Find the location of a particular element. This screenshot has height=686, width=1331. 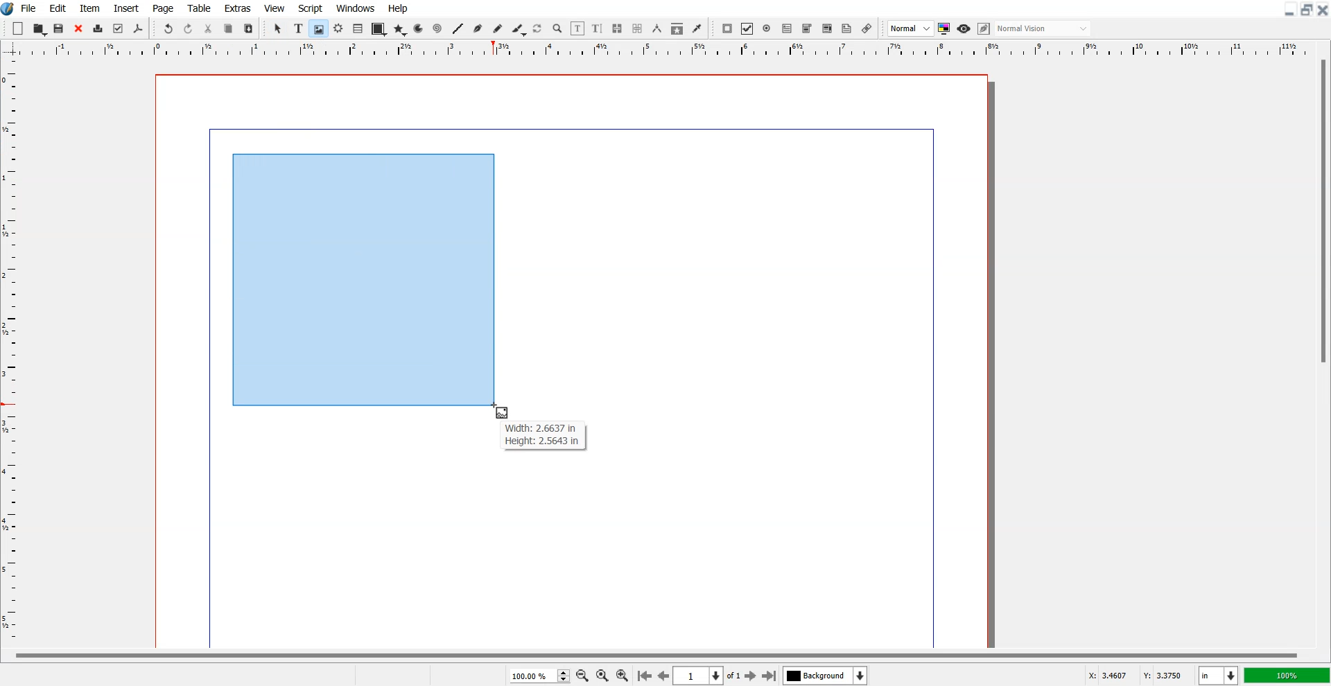

Go to First page is located at coordinates (645, 675).